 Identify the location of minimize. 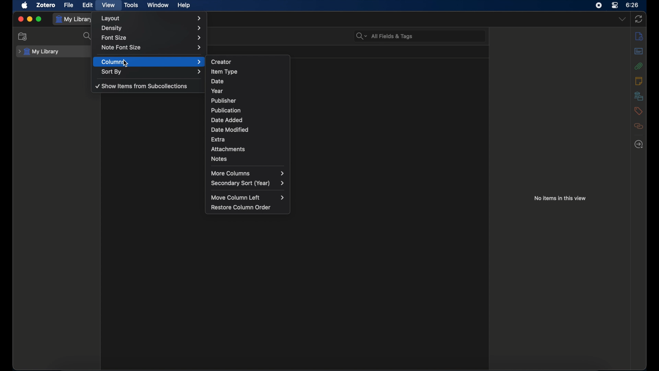
(30, 19).